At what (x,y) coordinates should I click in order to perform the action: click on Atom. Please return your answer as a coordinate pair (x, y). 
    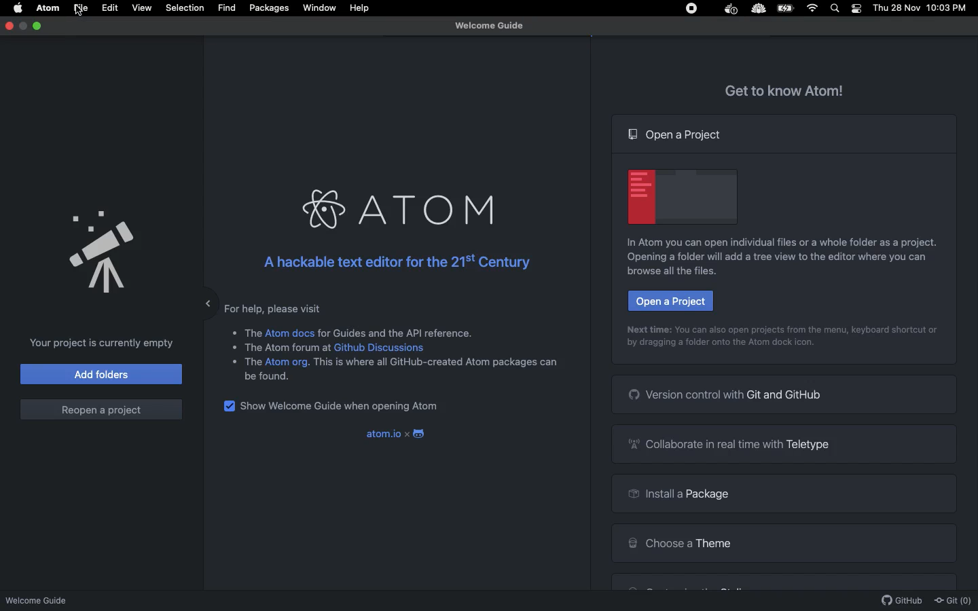
    Looking at the image, I should click on (49, 8).